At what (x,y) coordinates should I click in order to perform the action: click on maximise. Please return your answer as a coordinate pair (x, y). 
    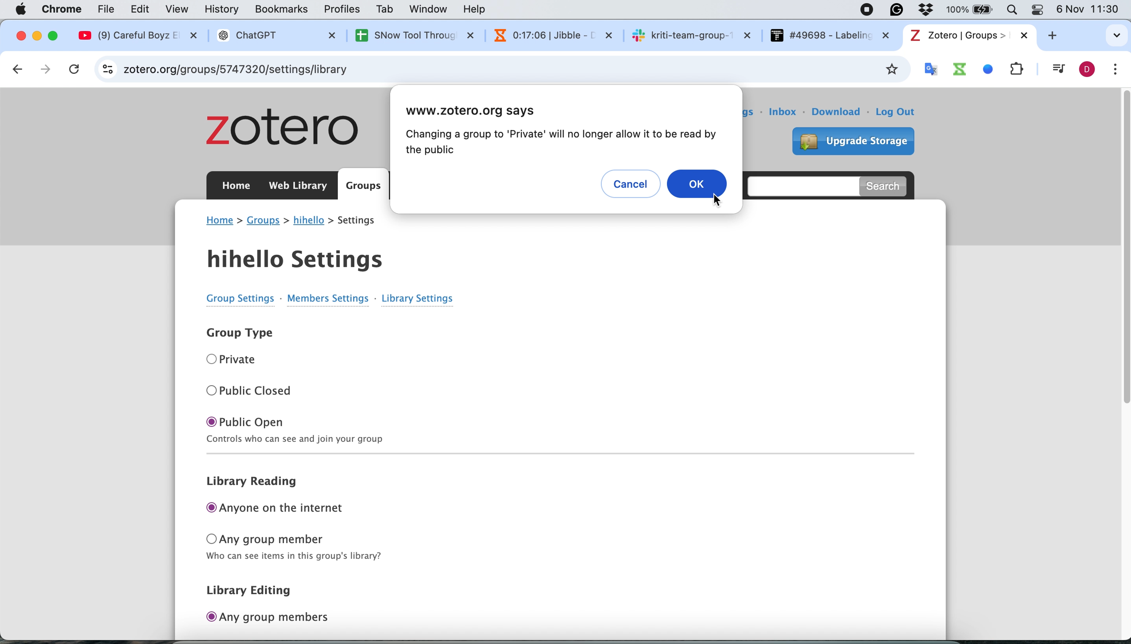
    Looking at the image, I should click on (56, 34).